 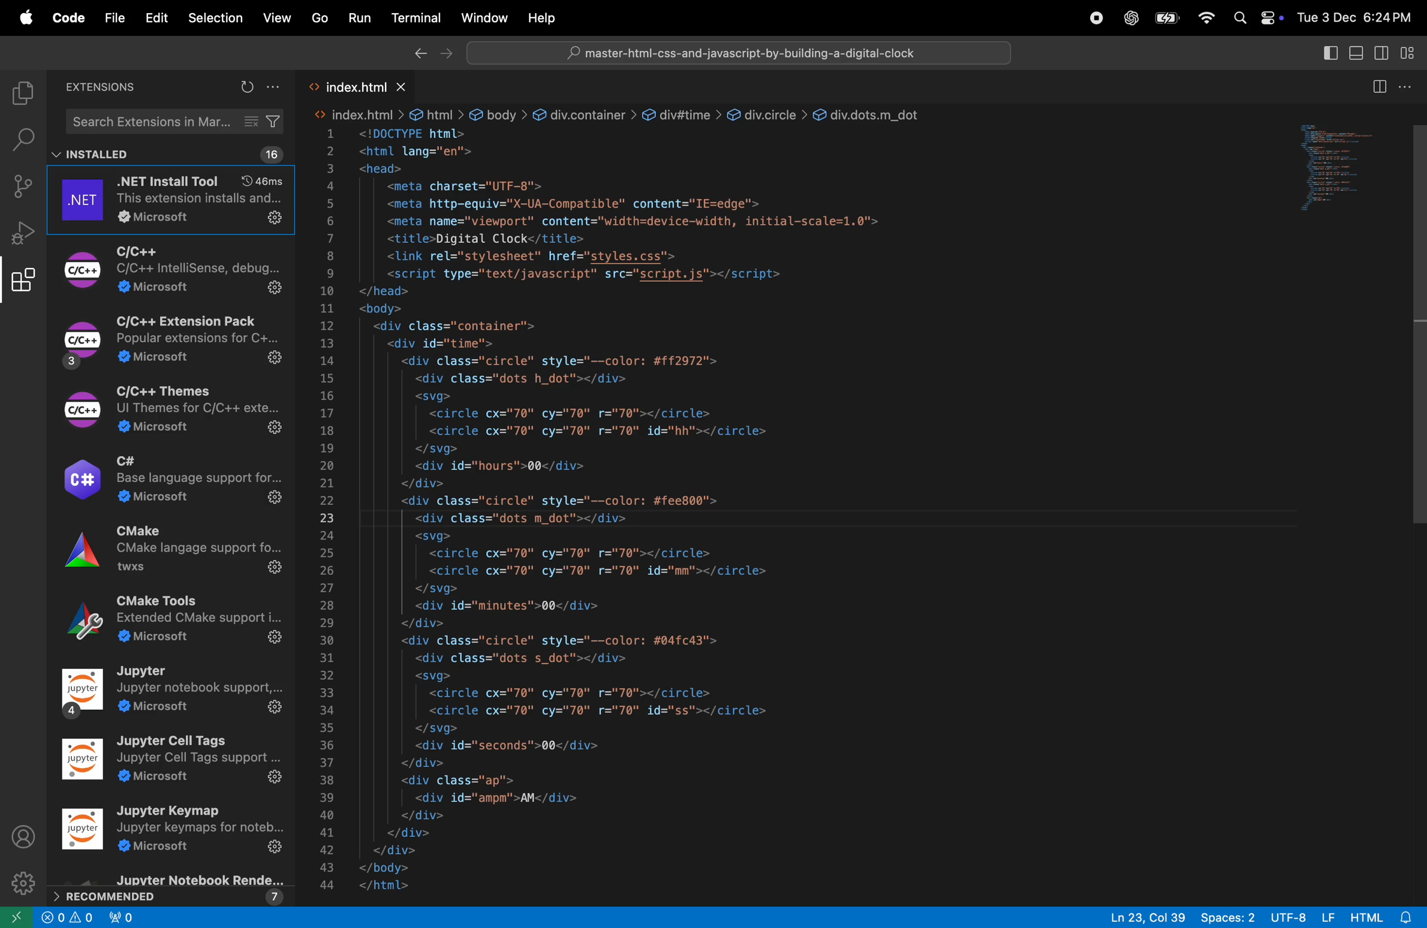 What do you see at coordinates (171, 344) in the screenshot?
I see `Extension C\C++ extension pack` at bounding box center [171, 344].